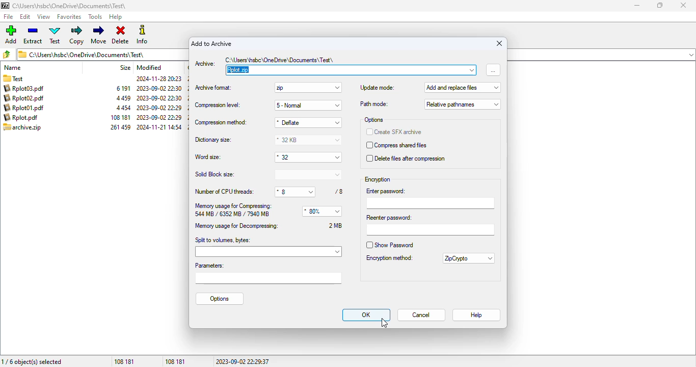 This screenshot has width=696, height=367. Describe the element at coordinates (207, 63) in the screenshot. I see `Archive` at that location.